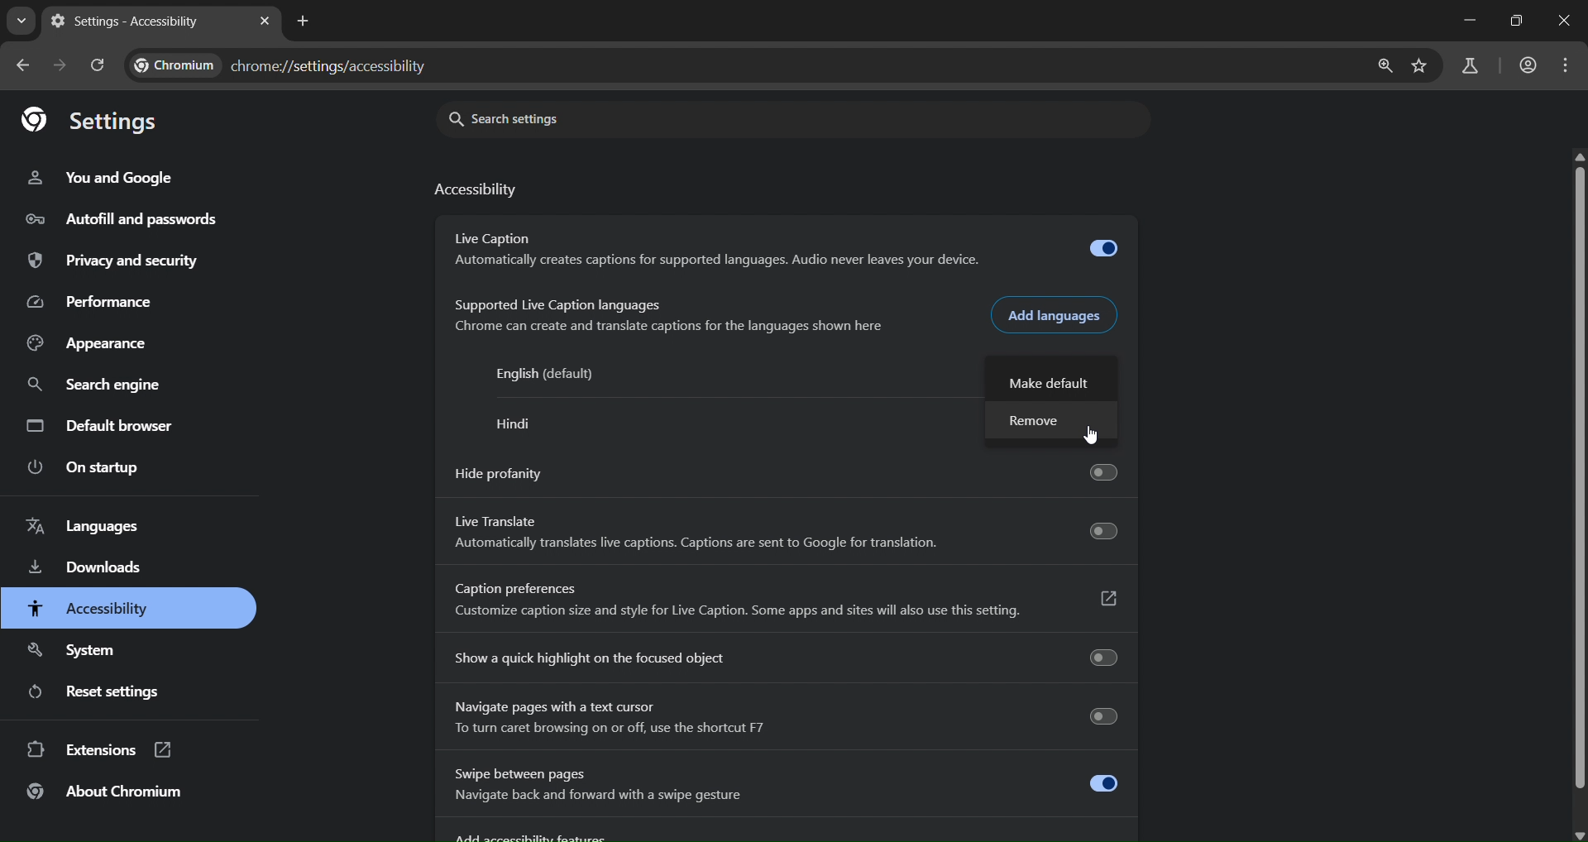 The height and width of the screenshot is (842, 1588). Describe the element at coordinates (20, 21) in the screenshot. I see `search tabs` at that location.